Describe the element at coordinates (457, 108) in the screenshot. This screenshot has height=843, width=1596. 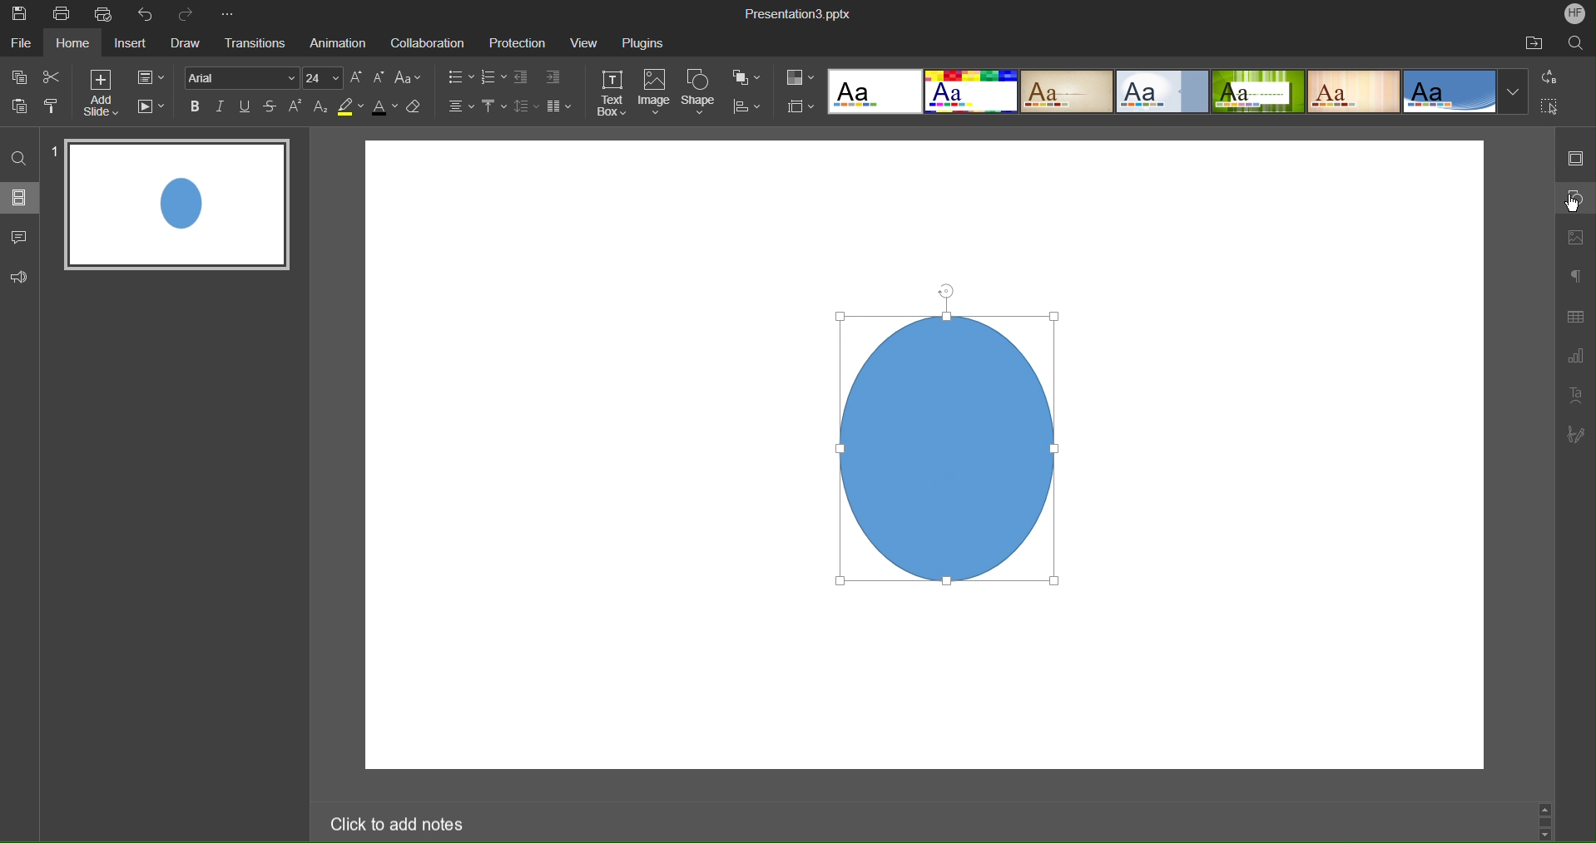
I see `Alignment` at that location.